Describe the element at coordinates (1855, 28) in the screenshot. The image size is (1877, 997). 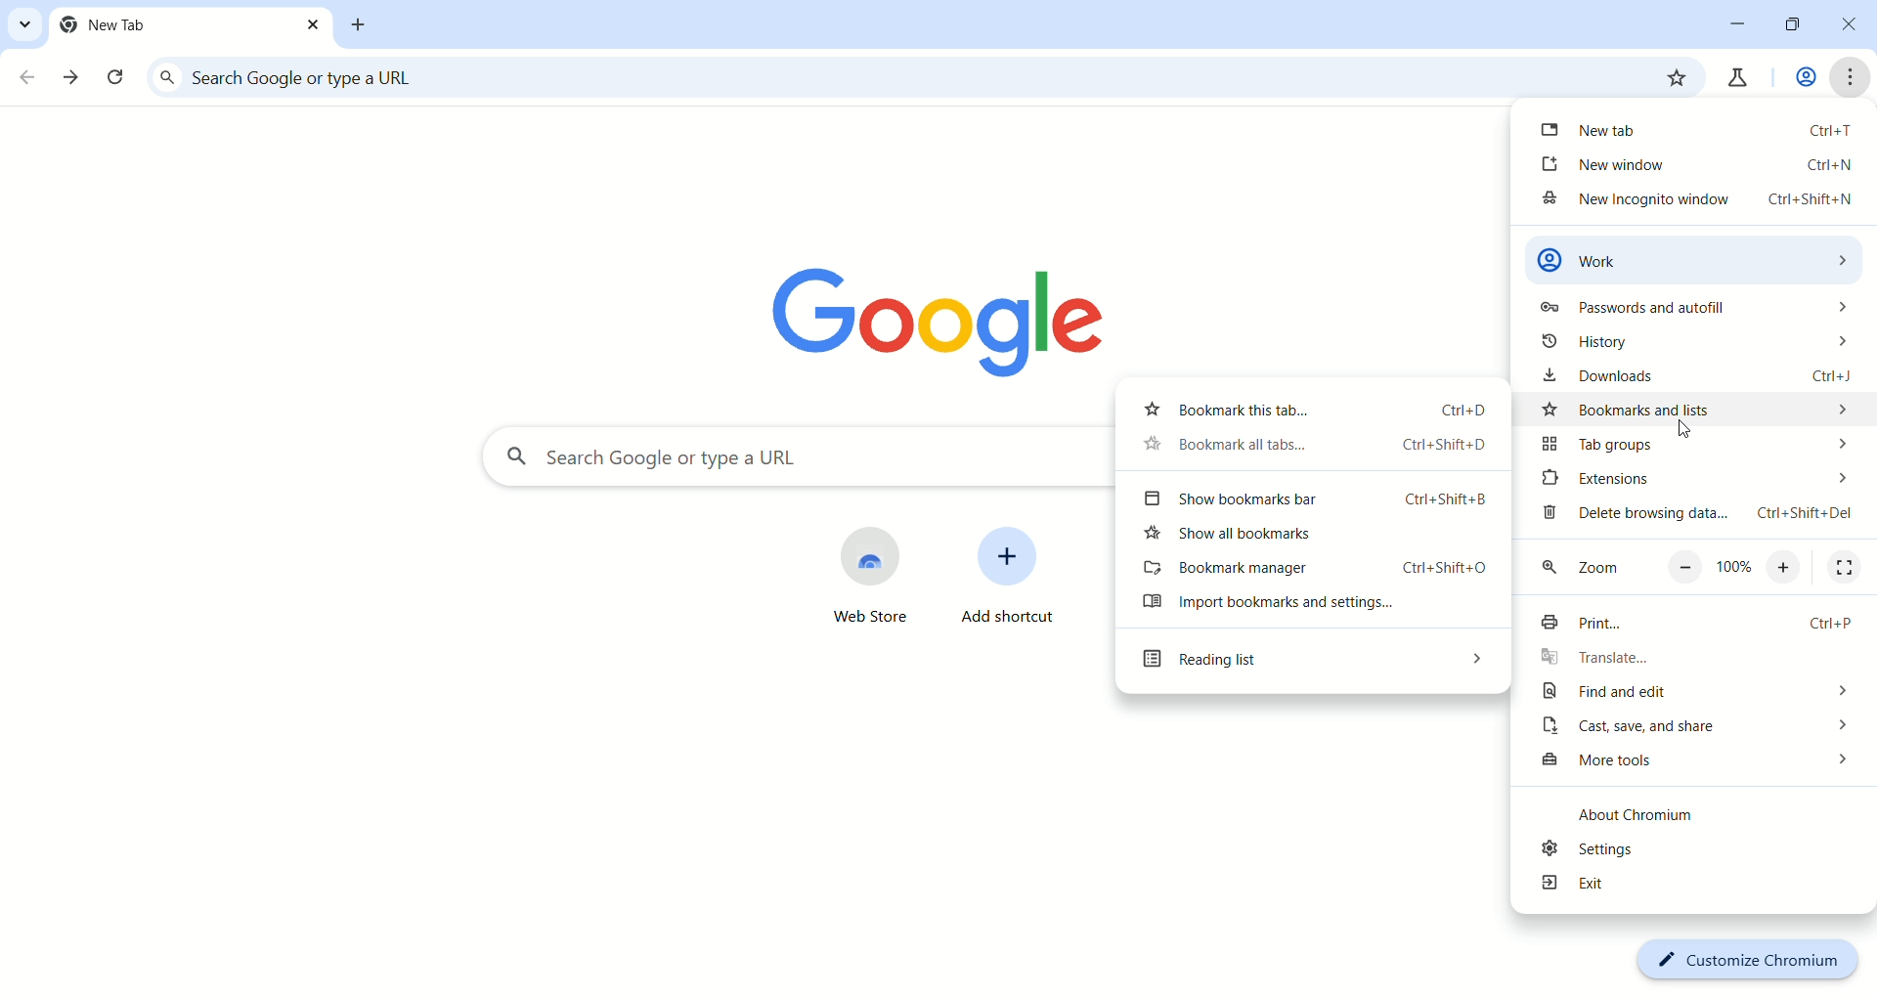
I see `close` at that location.